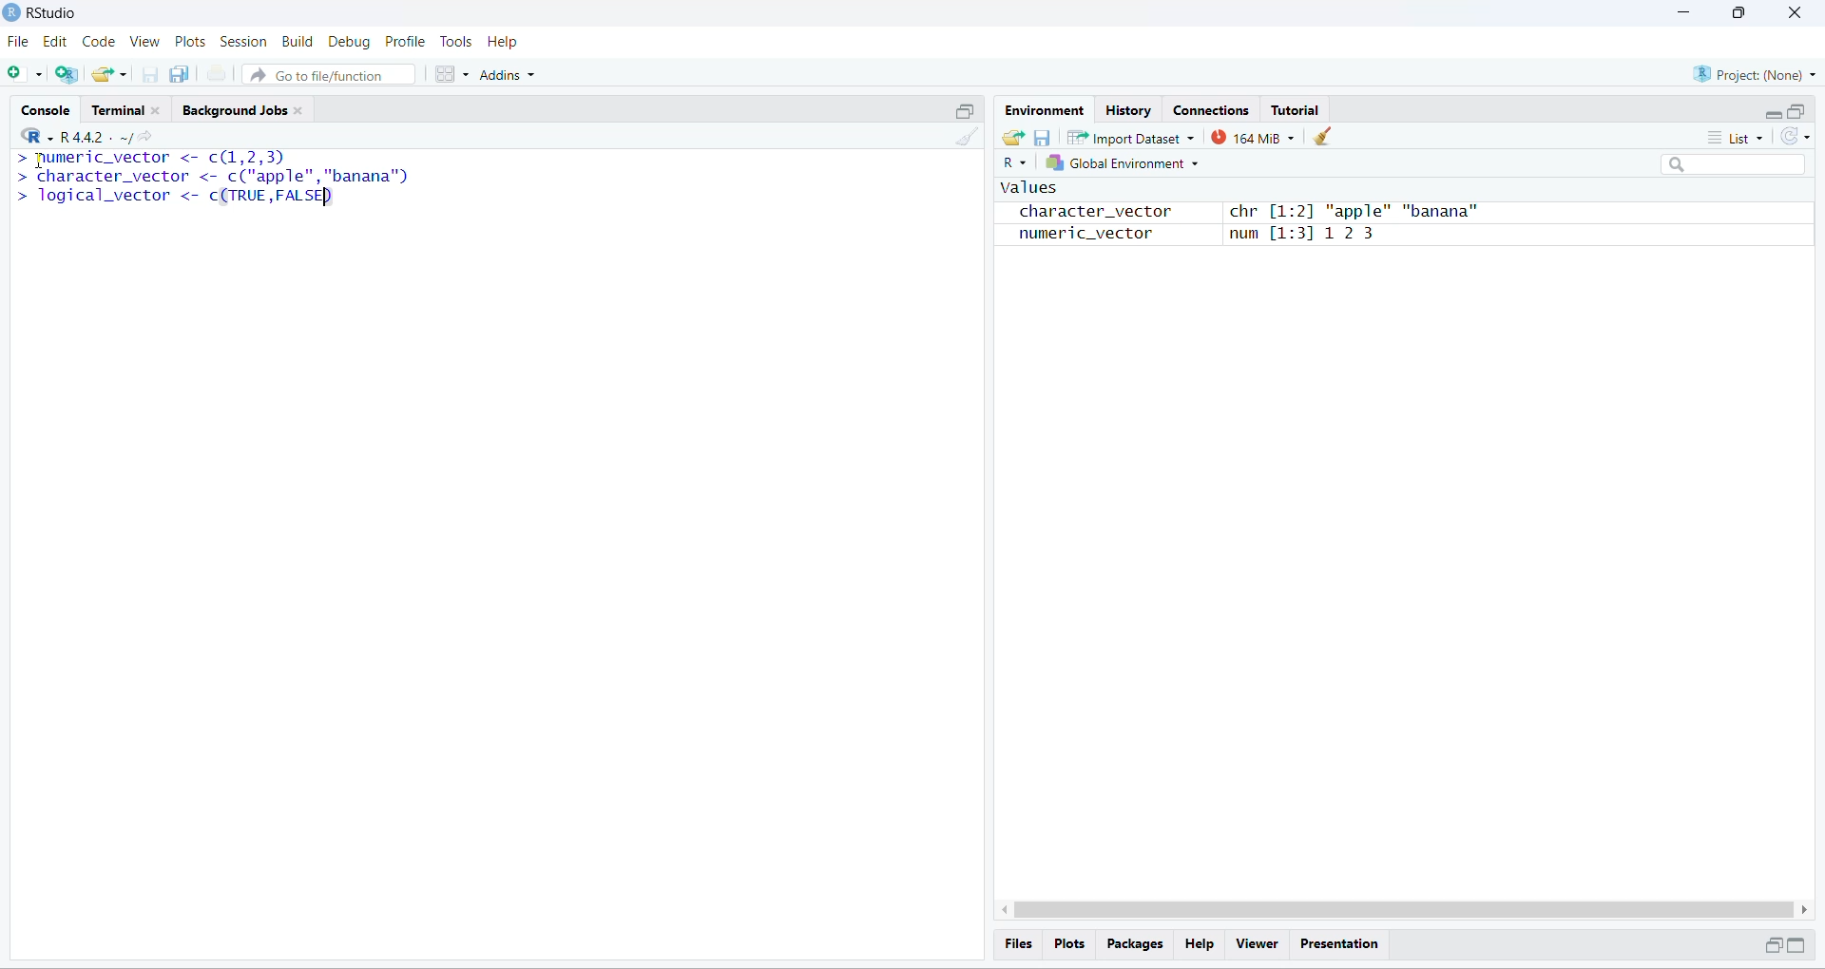 The image size is (1825, 969). Describe the element at coordinates (1074, 235) in the screenshot. I see `numeric_vector` at that location.